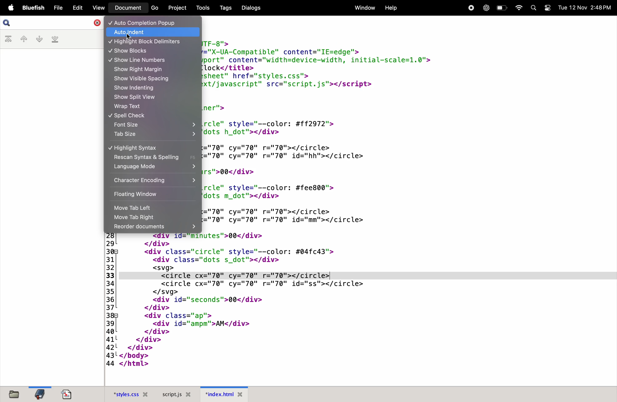  Describe the element at coordinates (228, 394) in the screenshot. I see `index.html` at that location.